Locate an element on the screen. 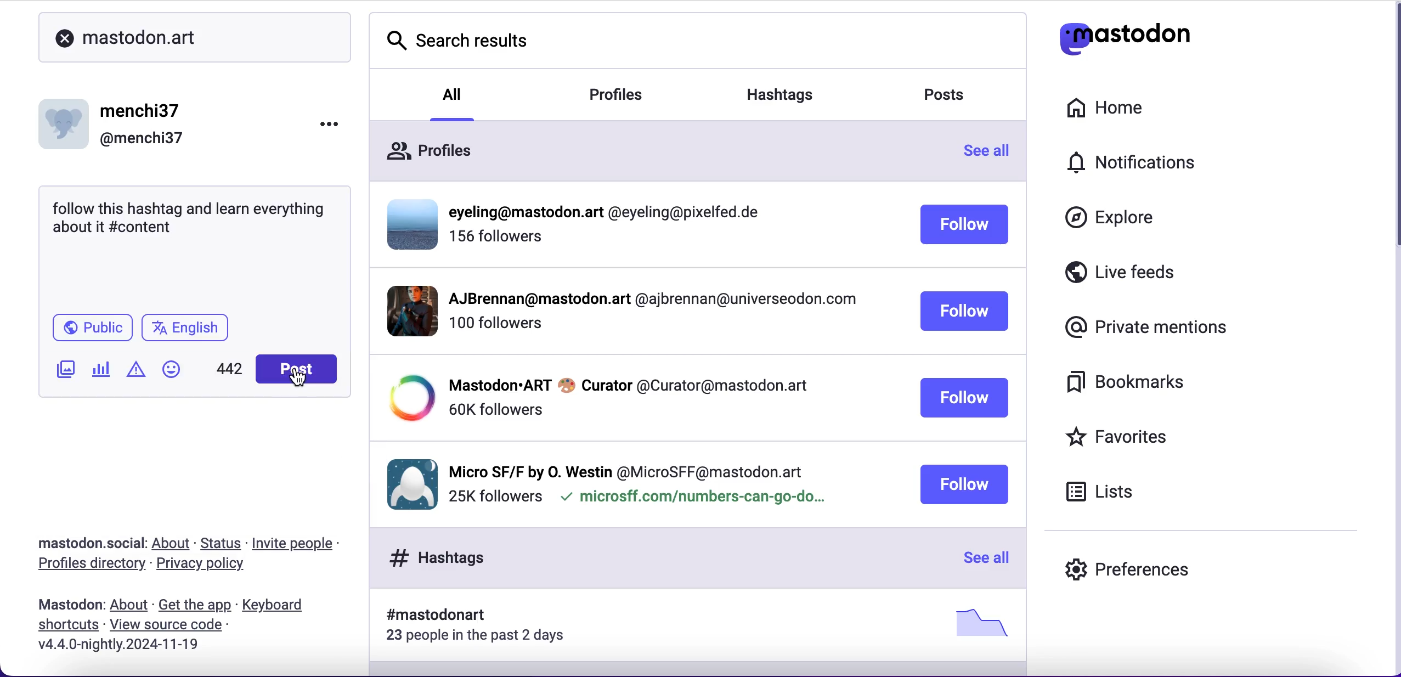  add image is located at coordinates (63, 371).